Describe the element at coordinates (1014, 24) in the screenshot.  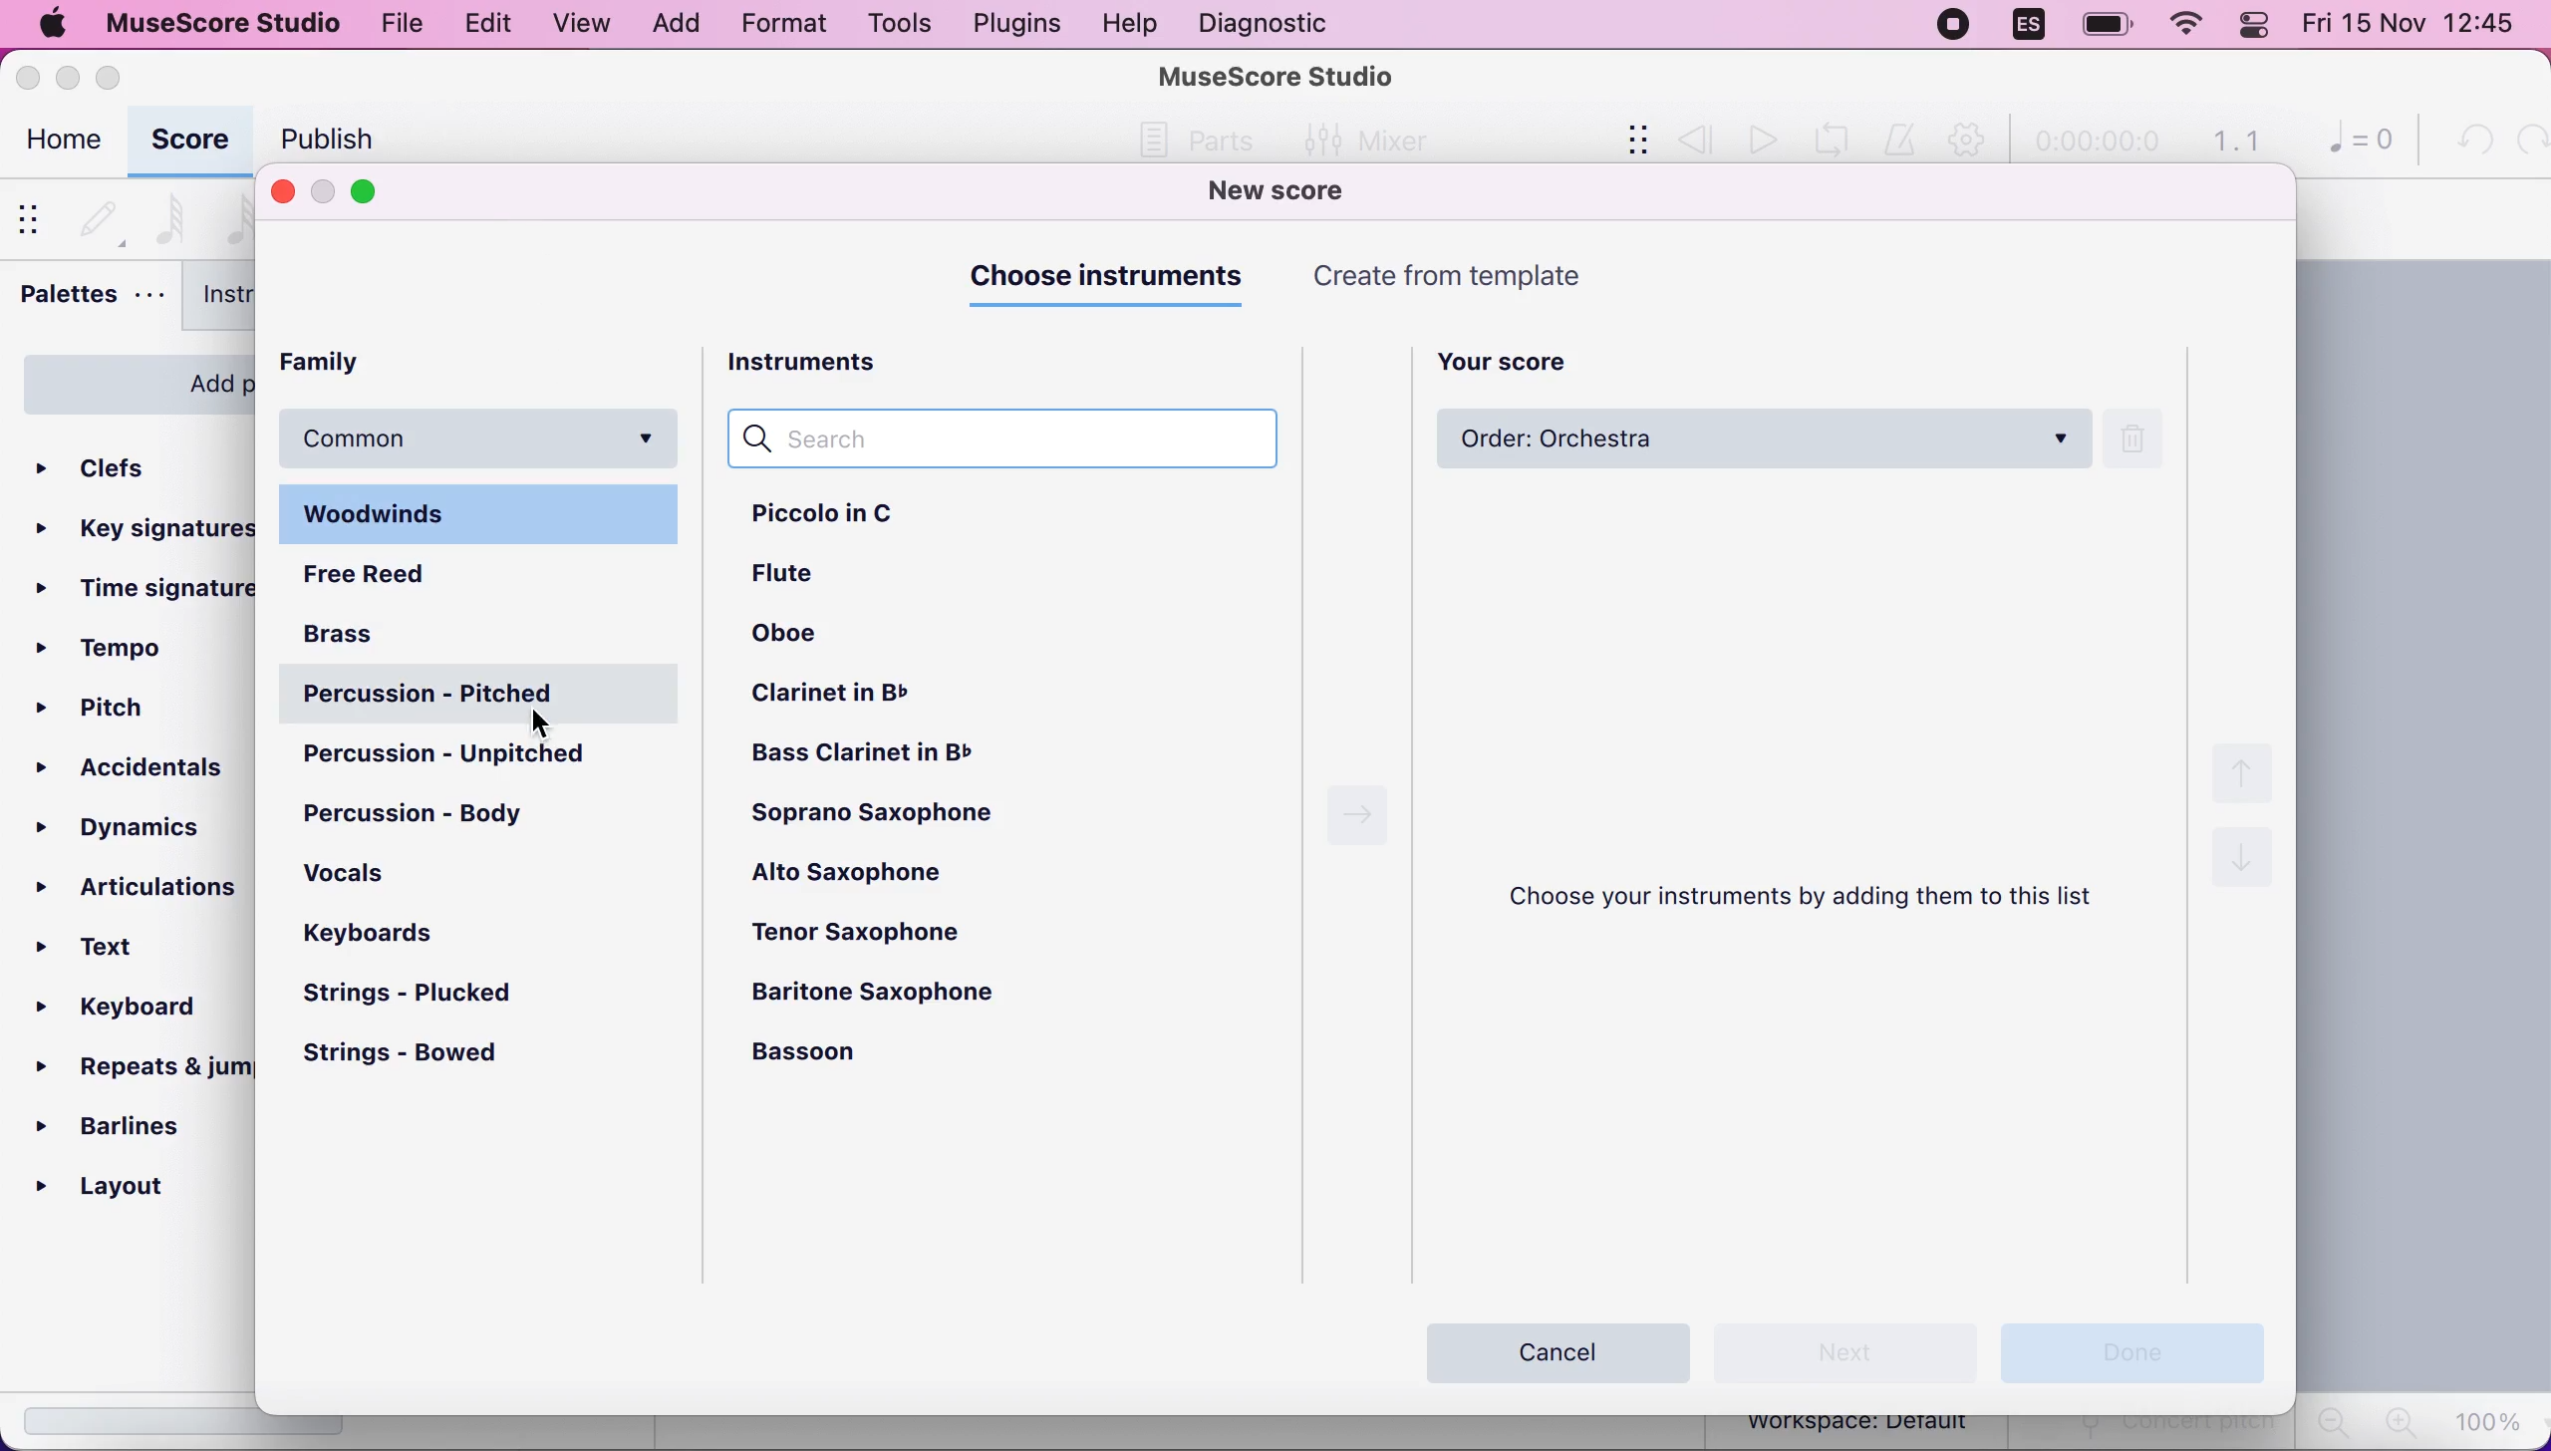
I see `plugins` at that location.